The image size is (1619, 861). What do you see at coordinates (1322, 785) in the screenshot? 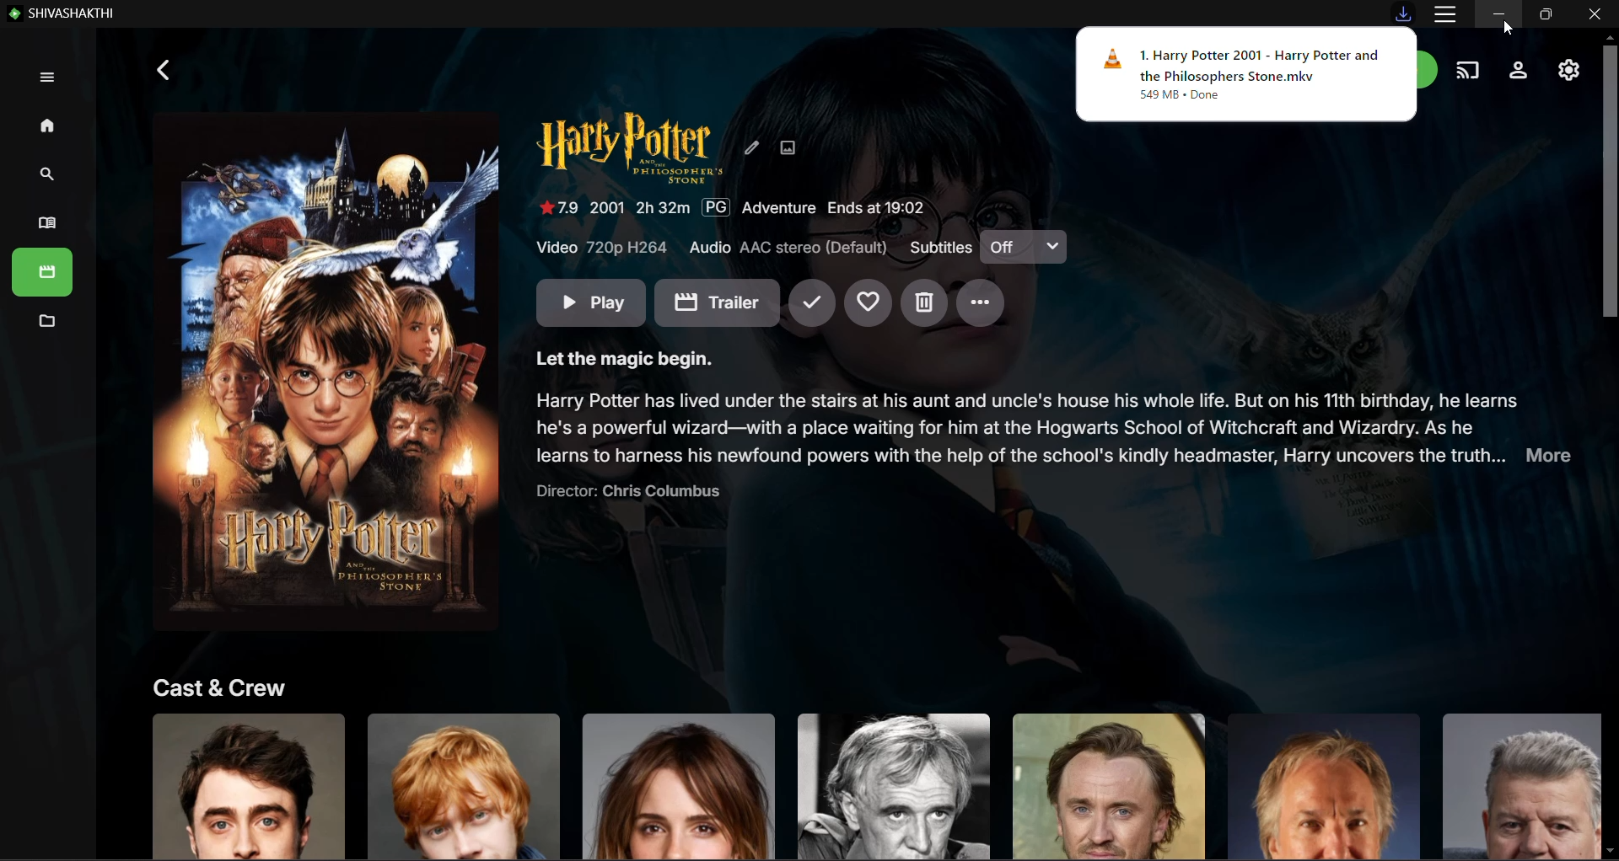
I see `Click to know more about actor` at bounding box center [1322, 785].